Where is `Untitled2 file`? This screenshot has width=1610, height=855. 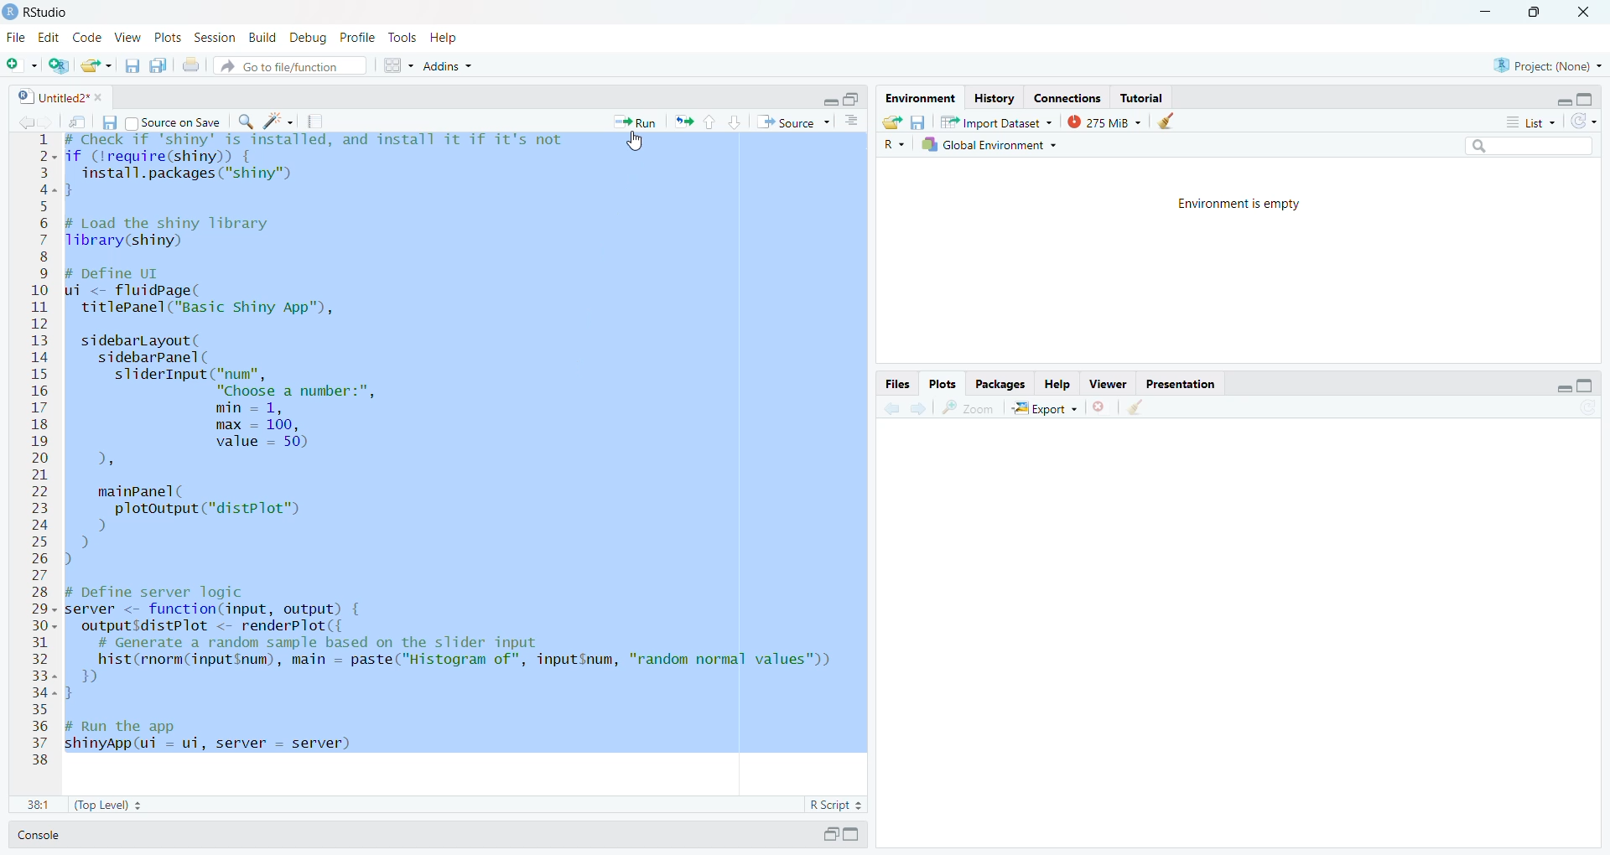 Untitled2 file is located at coordinates (51, 96).